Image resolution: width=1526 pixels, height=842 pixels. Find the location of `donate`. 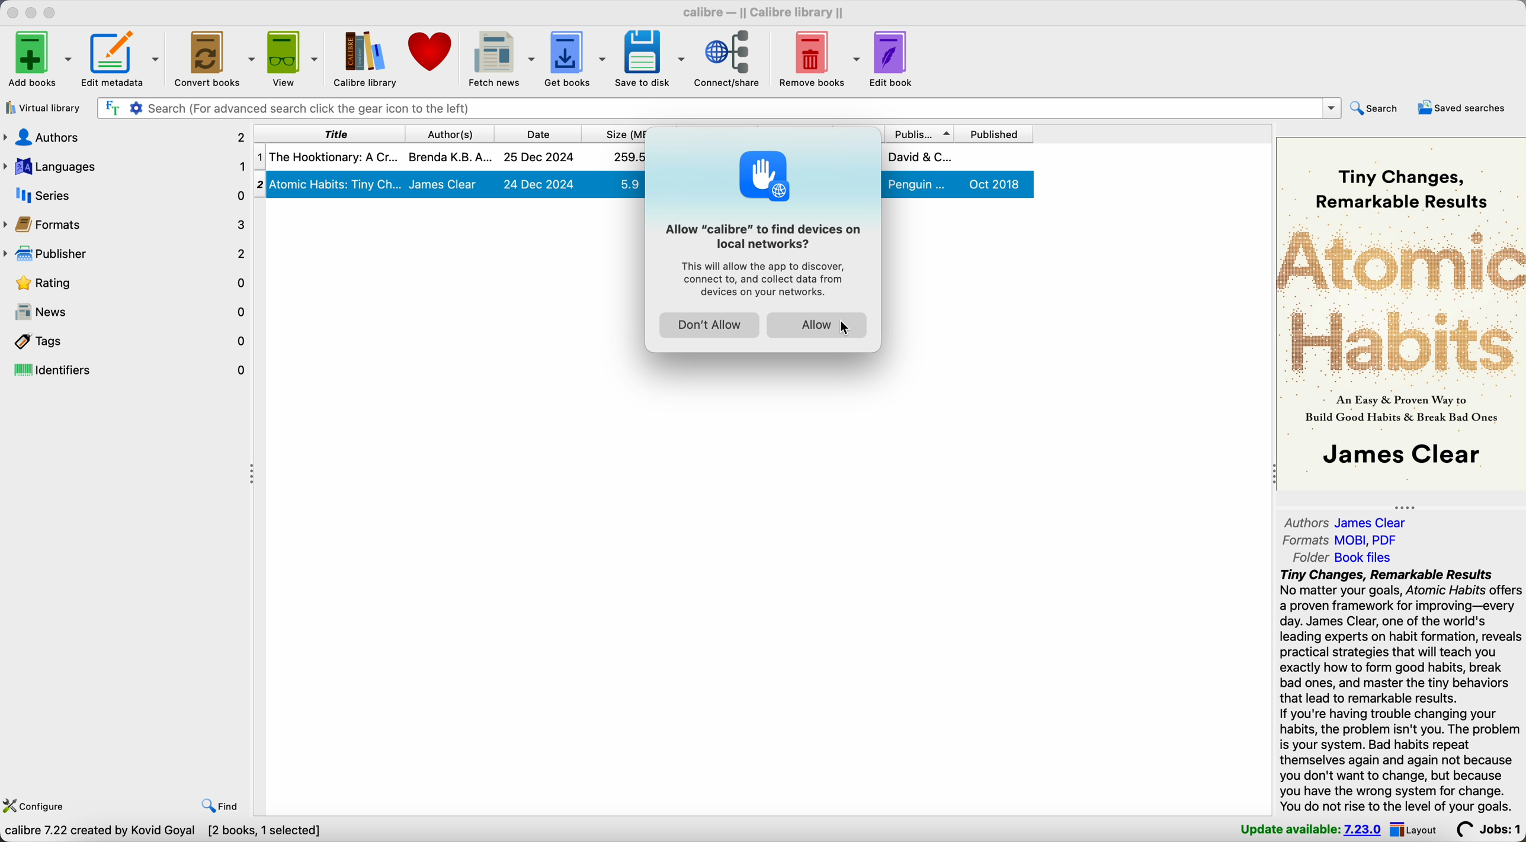

donate is located at coordinates (431, 51).